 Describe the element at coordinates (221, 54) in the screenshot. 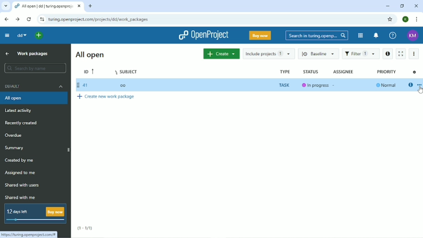

I see `Create` at that location.